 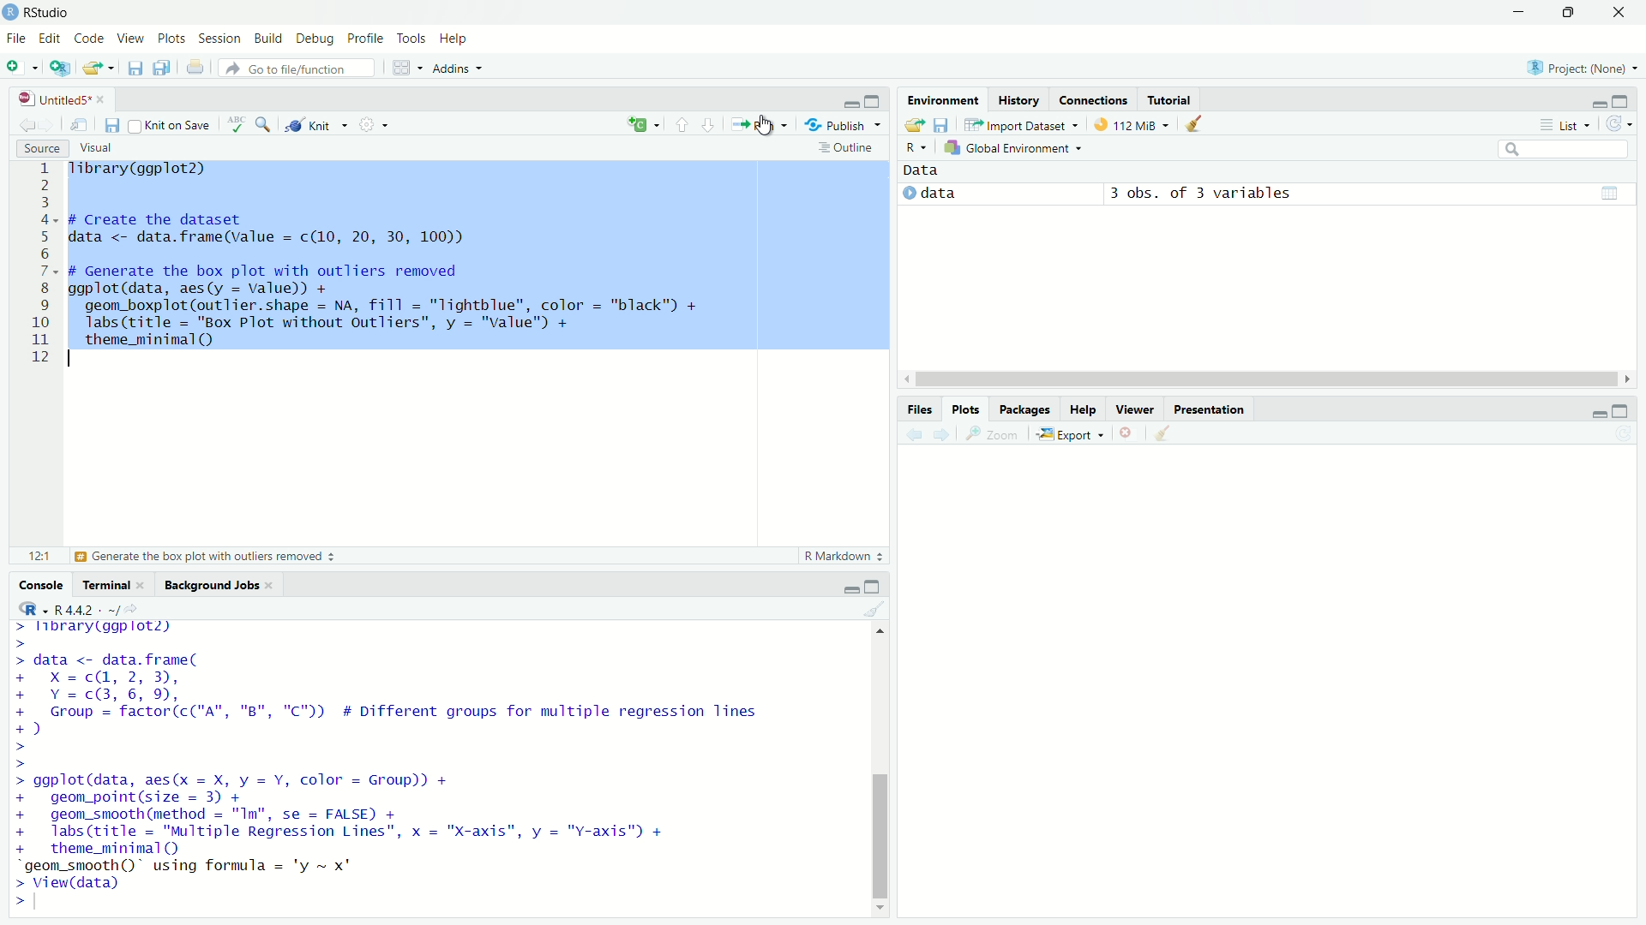 What do you see at coordinates (108, 586) in the screenshot?
I see `Terminal` at bounding box center [108, 586].